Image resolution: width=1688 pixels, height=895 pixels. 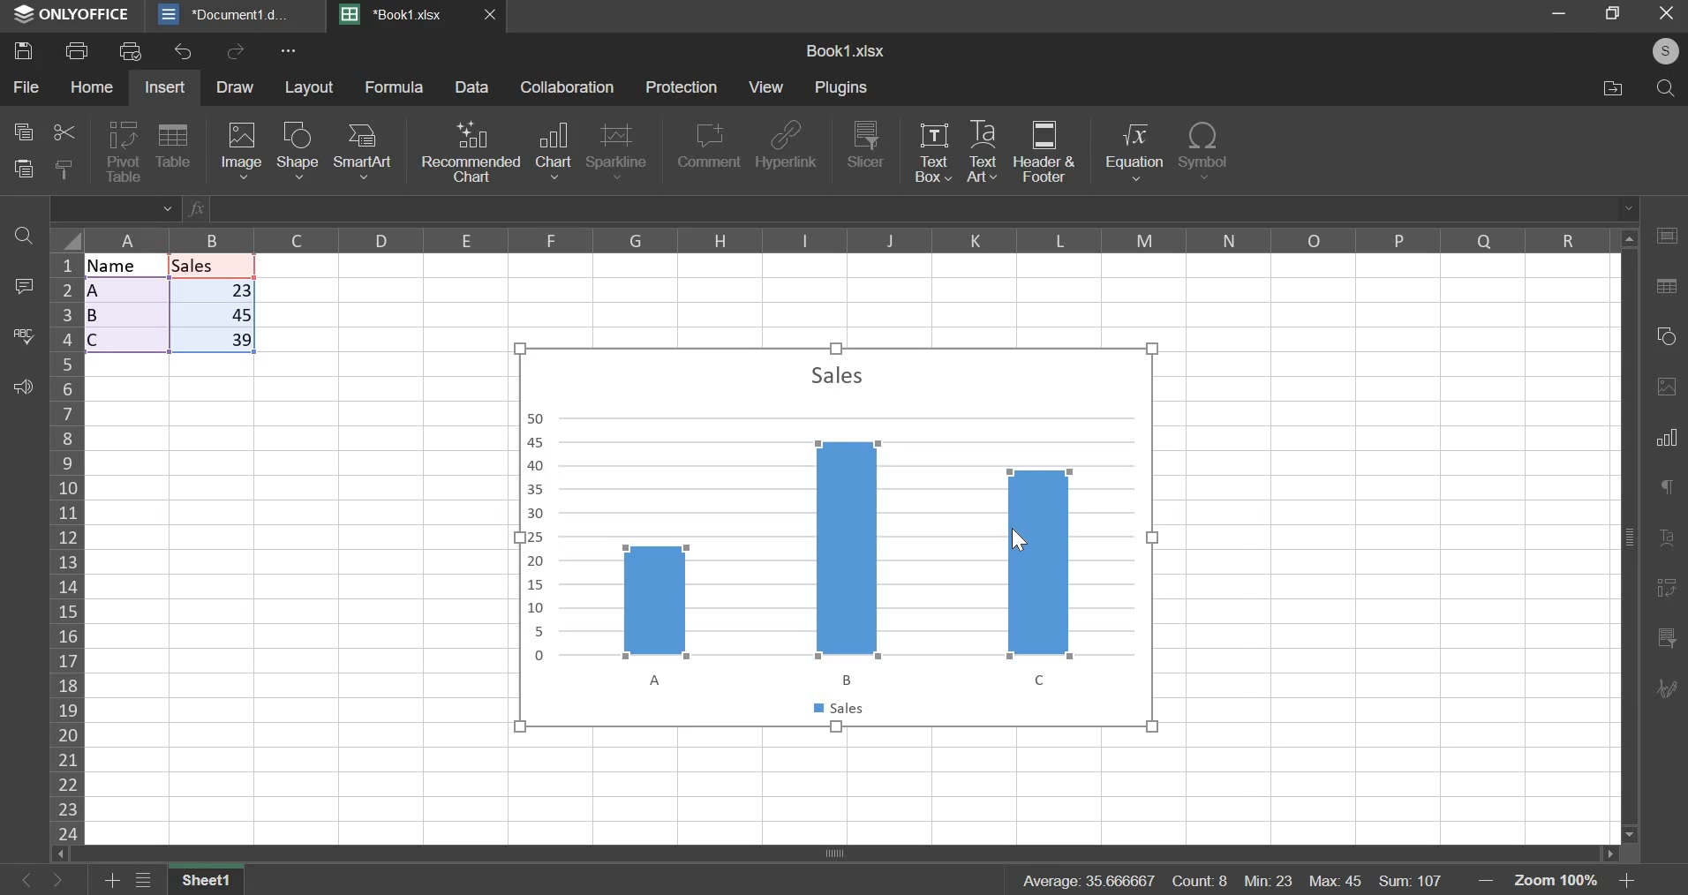 I want to click on exit, so click(x=1665, y=19).